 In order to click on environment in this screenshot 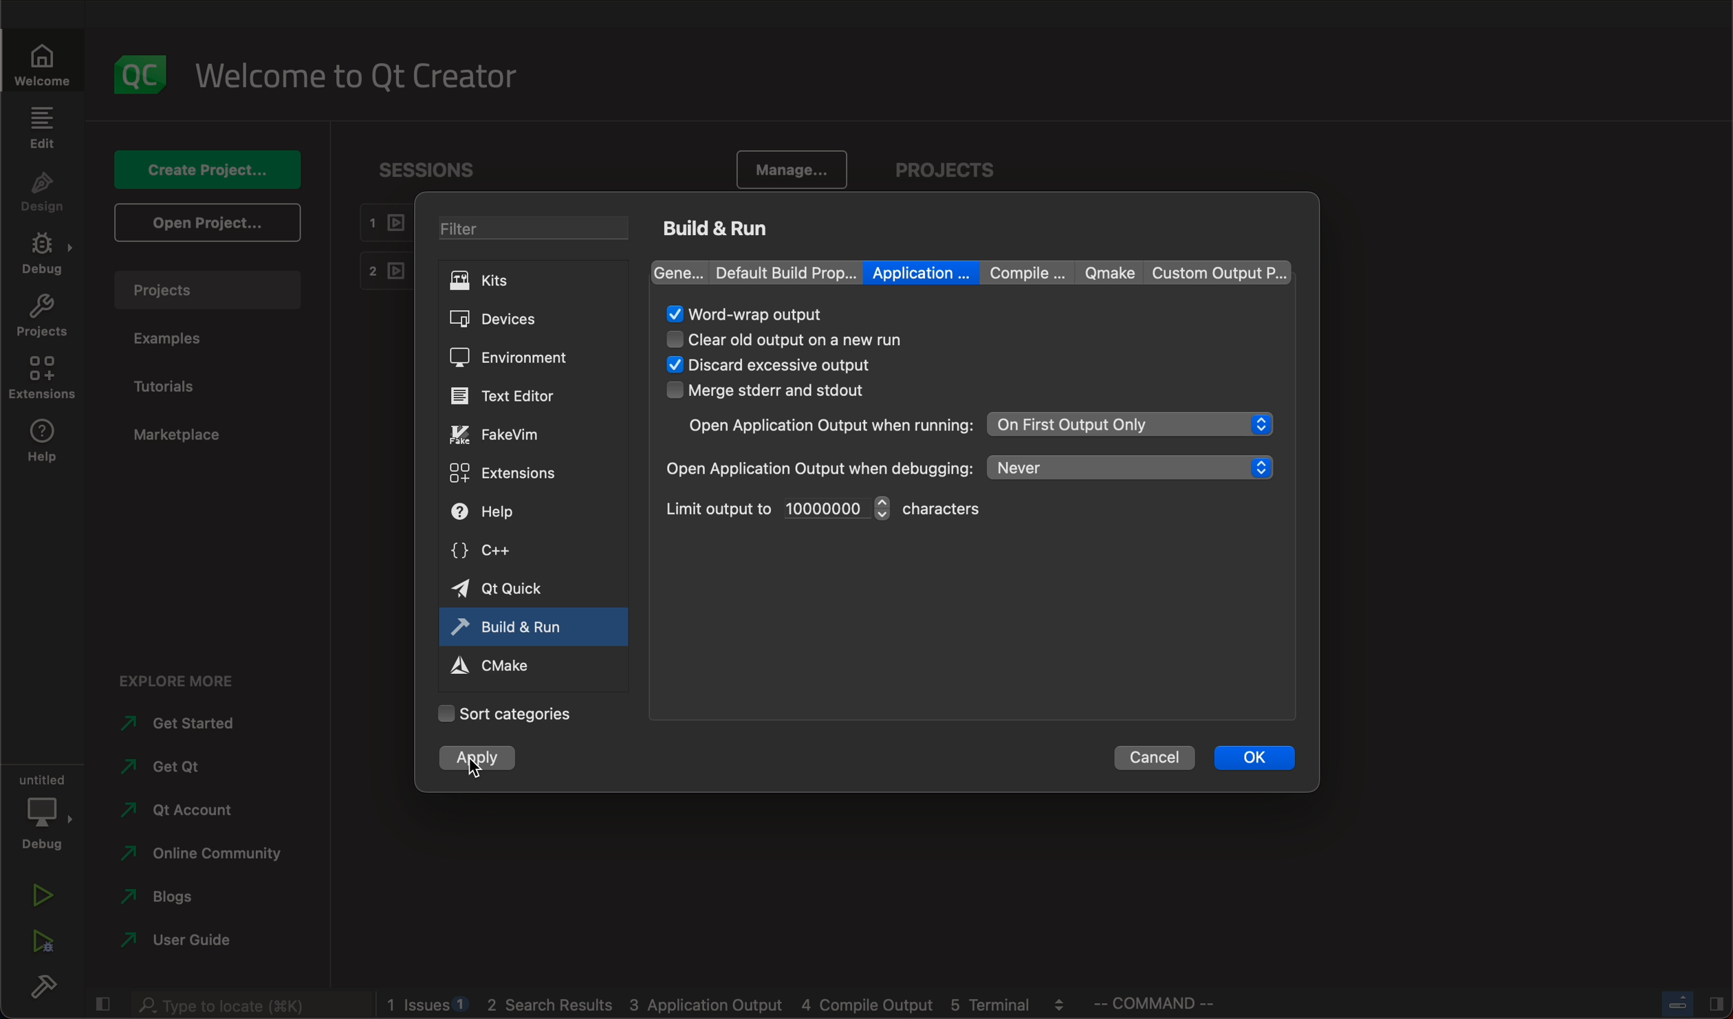, I will do `click(521, 357)`.